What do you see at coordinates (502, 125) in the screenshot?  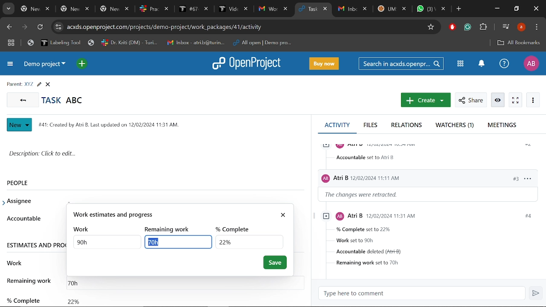 I see `Meetings` at bounding box center [502, 125].